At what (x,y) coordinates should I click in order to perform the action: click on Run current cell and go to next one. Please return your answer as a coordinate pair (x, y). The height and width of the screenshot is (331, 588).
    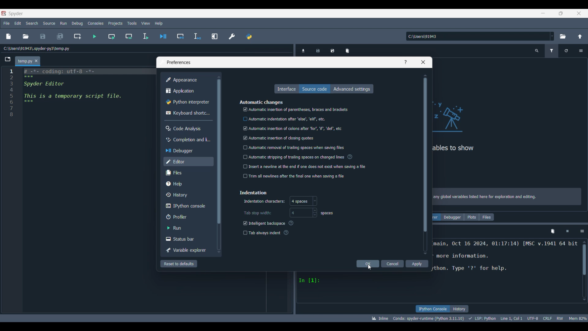
    Looking at the image, I should click on (129, 36).